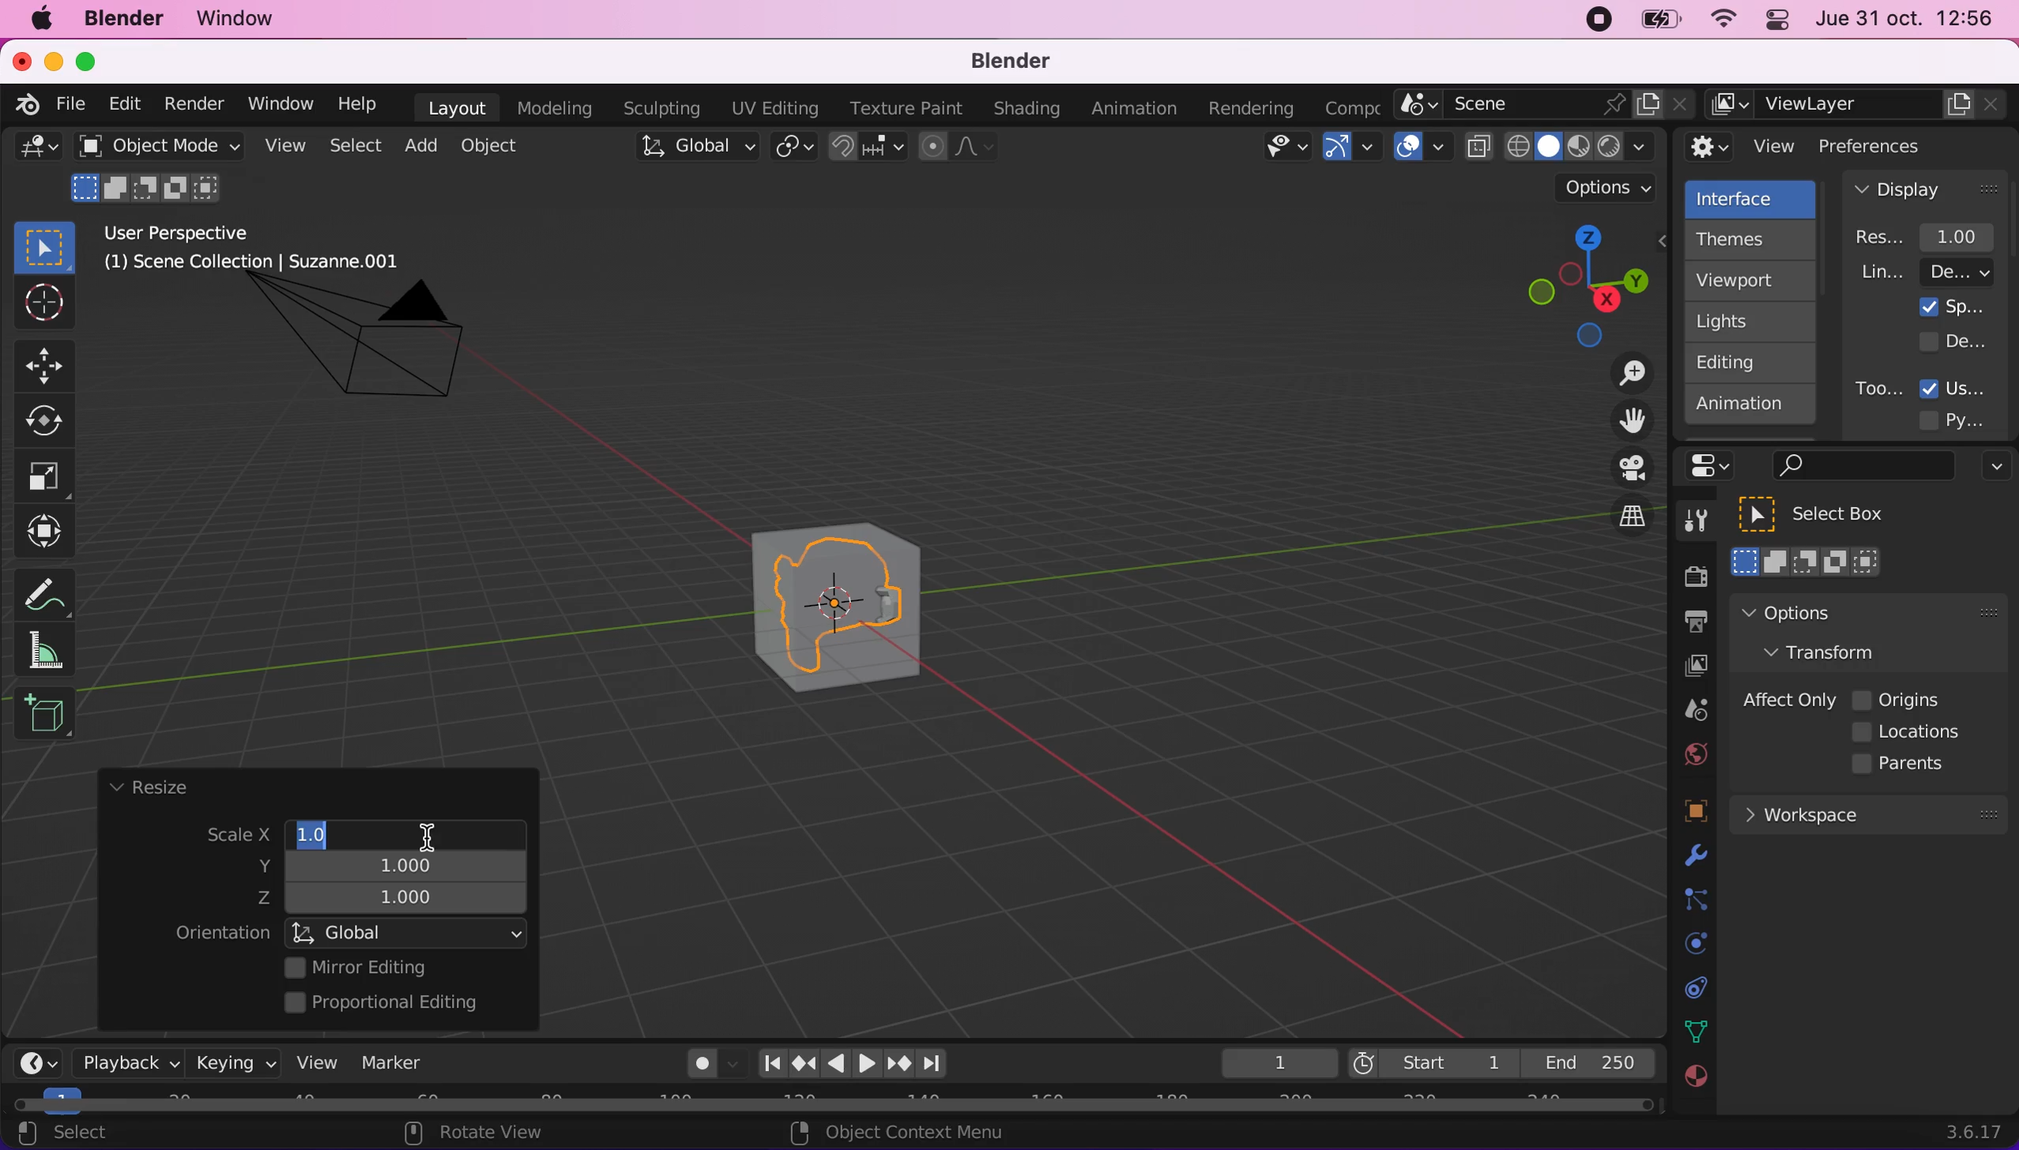 Image resolution: width=2019 pixels, height=1150 pixels. Describe the element at coordinates (1807, 562) in the screenshot. I see `select box mode` at that location.